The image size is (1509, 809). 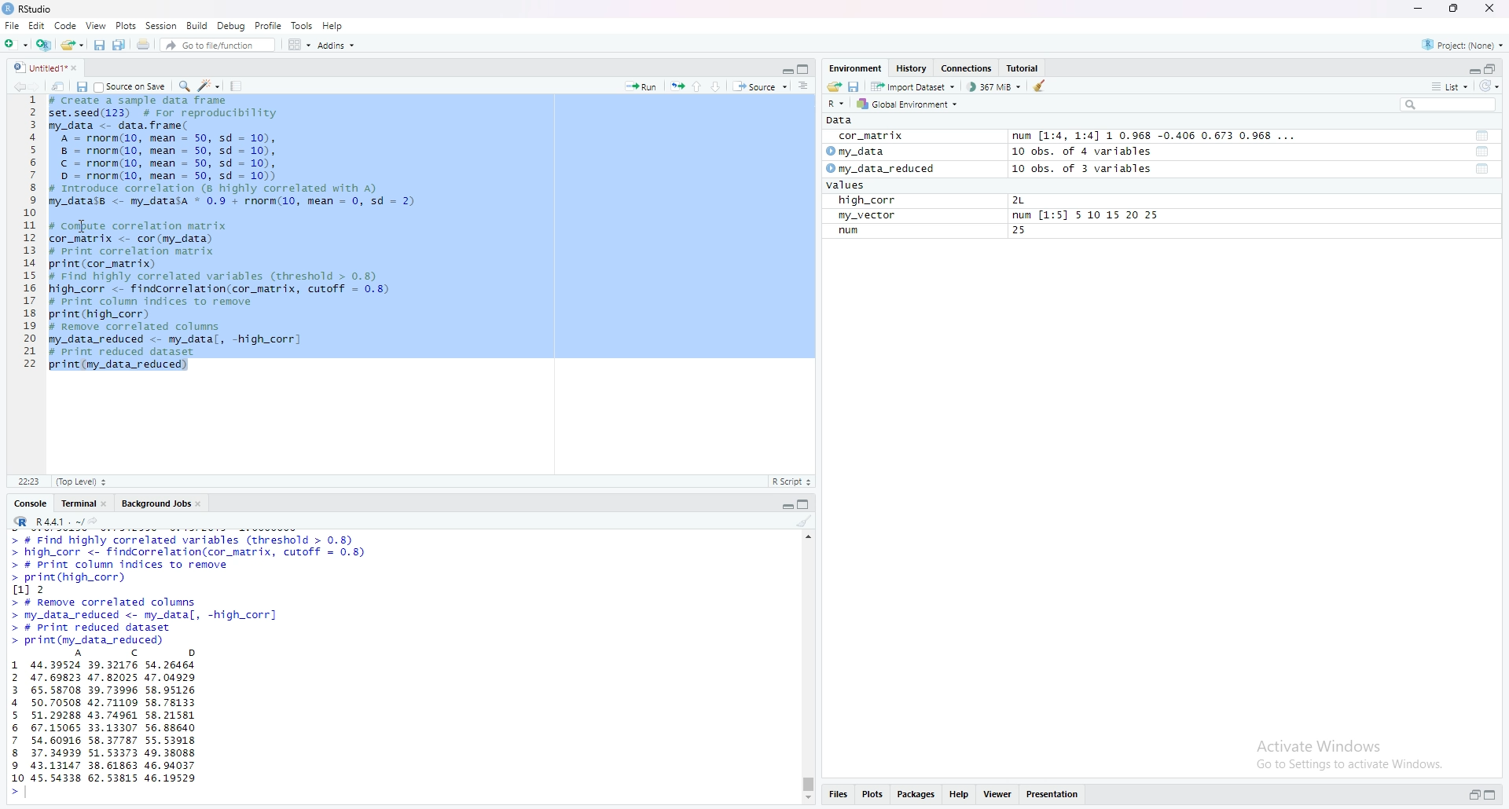 What do you see at coordinates (60, 522) in the screenshot?
I see `R 4.4.1 ~/` at bounding box center [60, 522].